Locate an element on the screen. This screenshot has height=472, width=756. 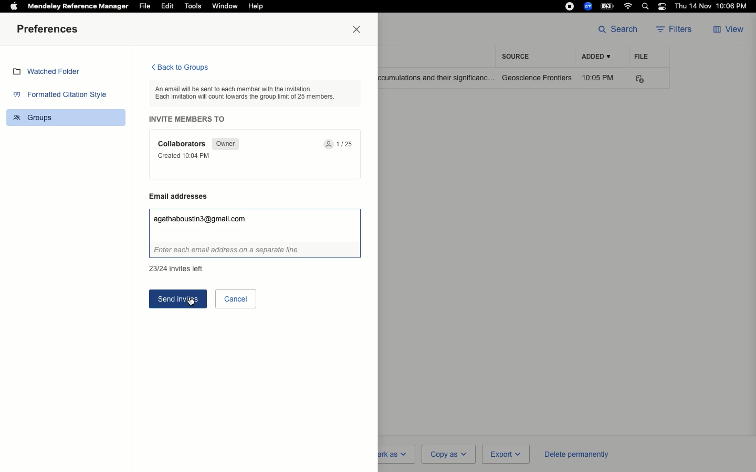
File is located at coordinates (642, 56).